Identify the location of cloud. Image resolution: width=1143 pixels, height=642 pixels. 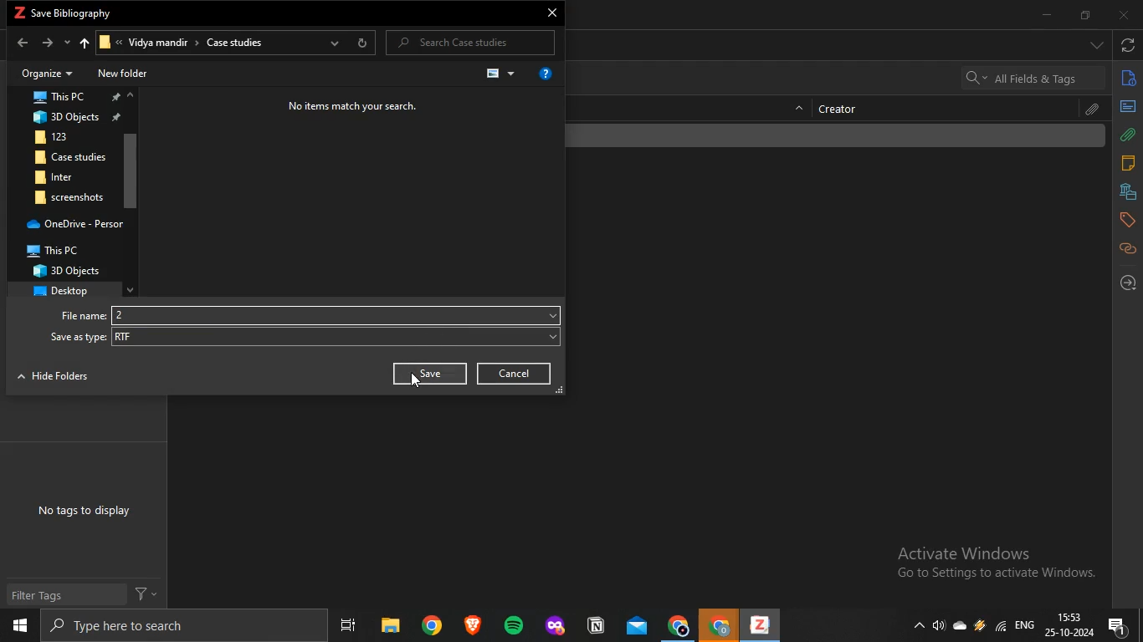
(962, 624).